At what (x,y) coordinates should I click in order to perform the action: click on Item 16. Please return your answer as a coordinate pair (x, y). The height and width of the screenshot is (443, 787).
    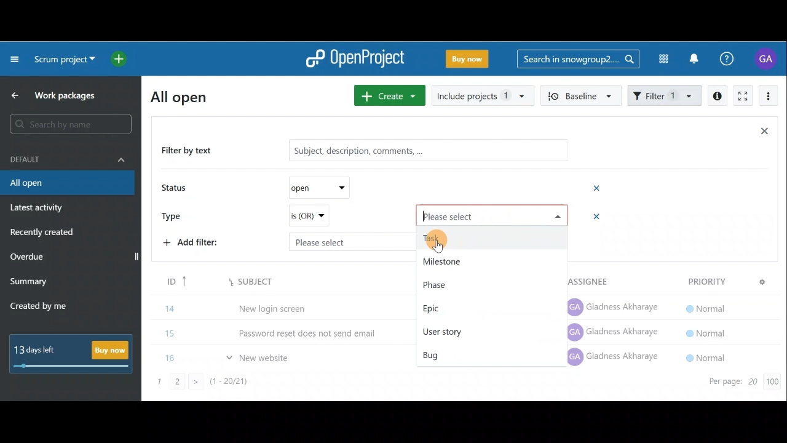
    Looking at the image, I should click on (232, 357).